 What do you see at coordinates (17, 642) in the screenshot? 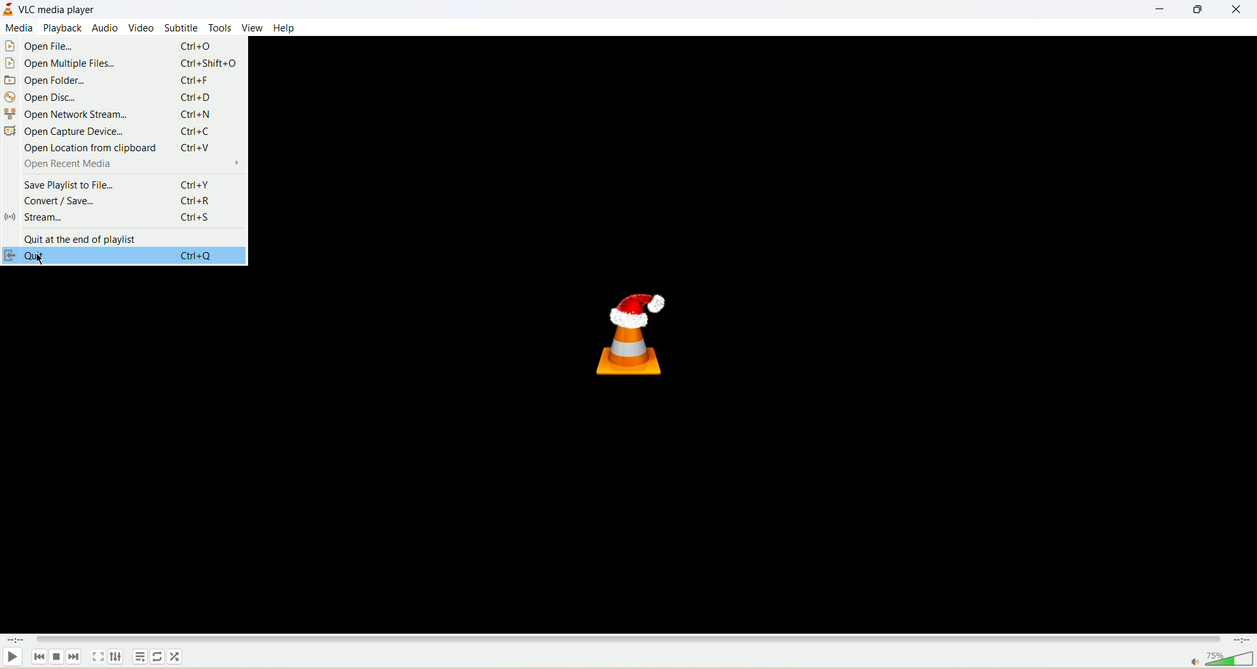
I see `elapsed time` at bounding box center [17, 642].